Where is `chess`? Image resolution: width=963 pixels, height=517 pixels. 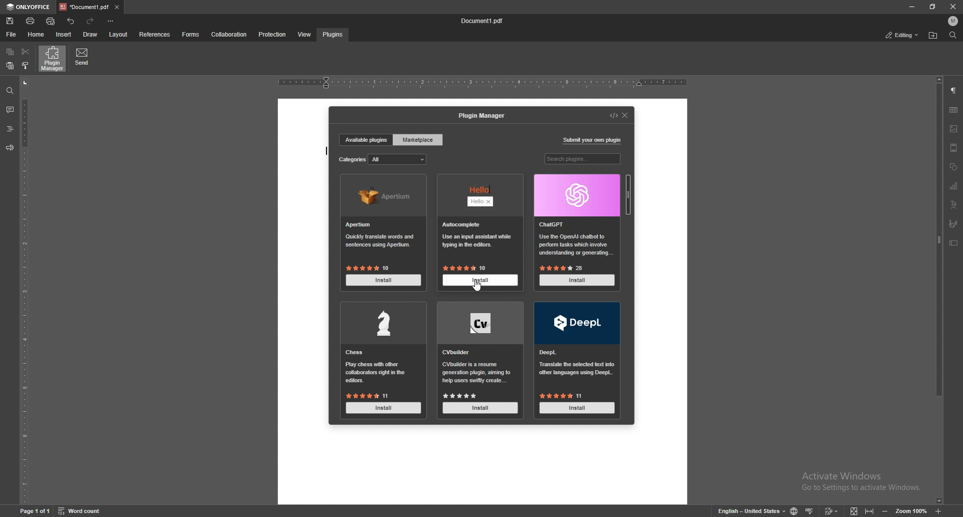 chess is located at coordinates (386, 350).